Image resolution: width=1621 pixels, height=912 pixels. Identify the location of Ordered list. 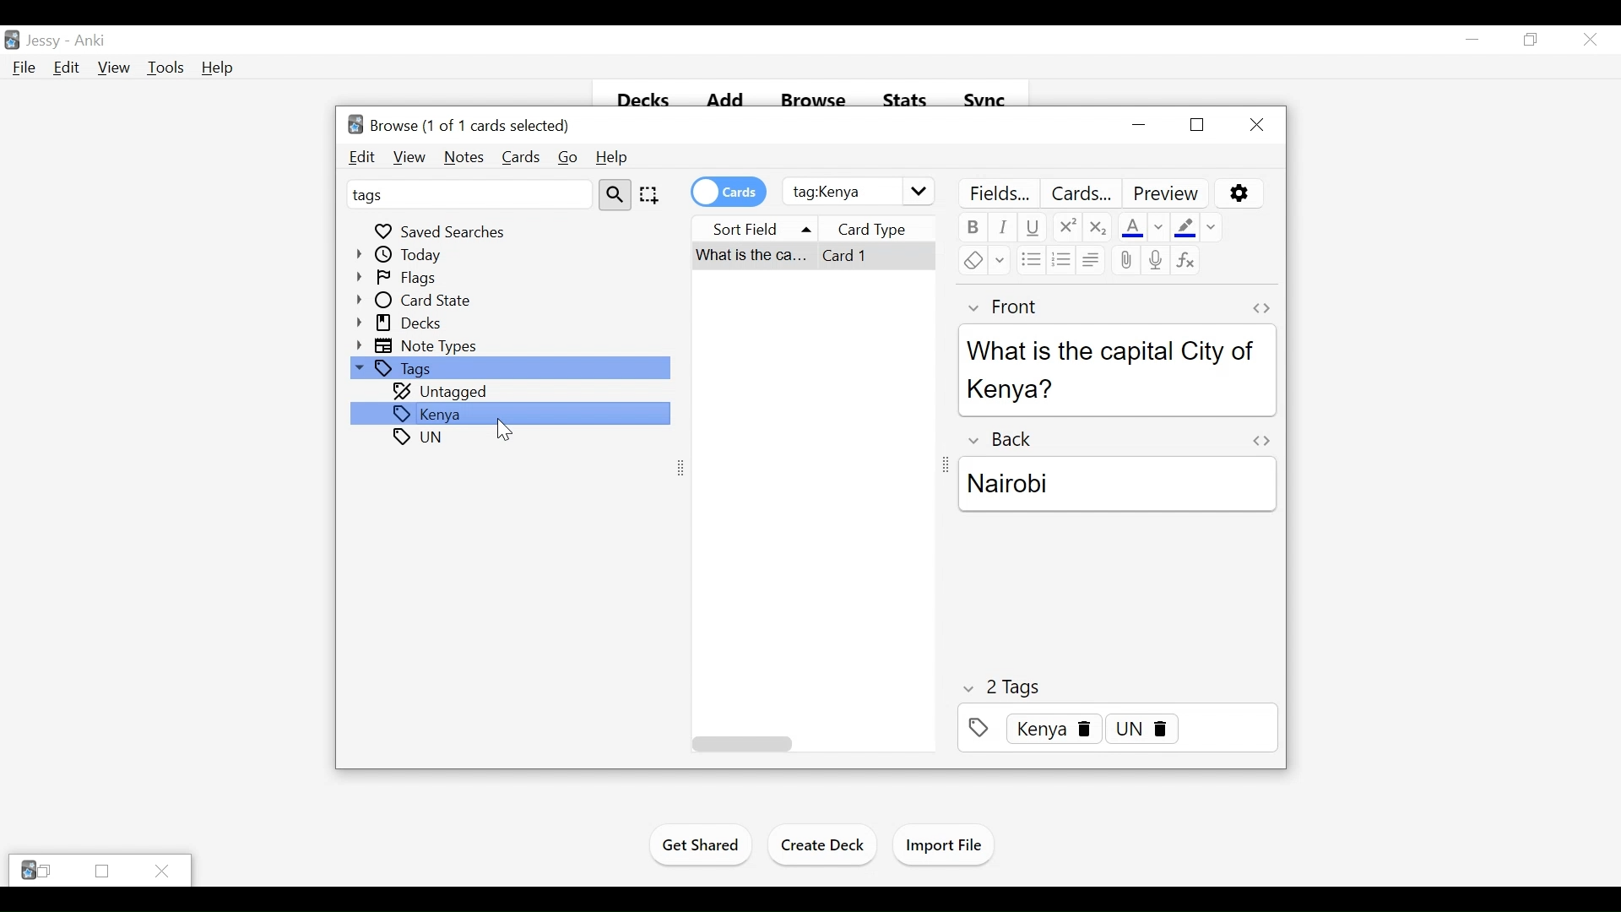
(1060, 260).